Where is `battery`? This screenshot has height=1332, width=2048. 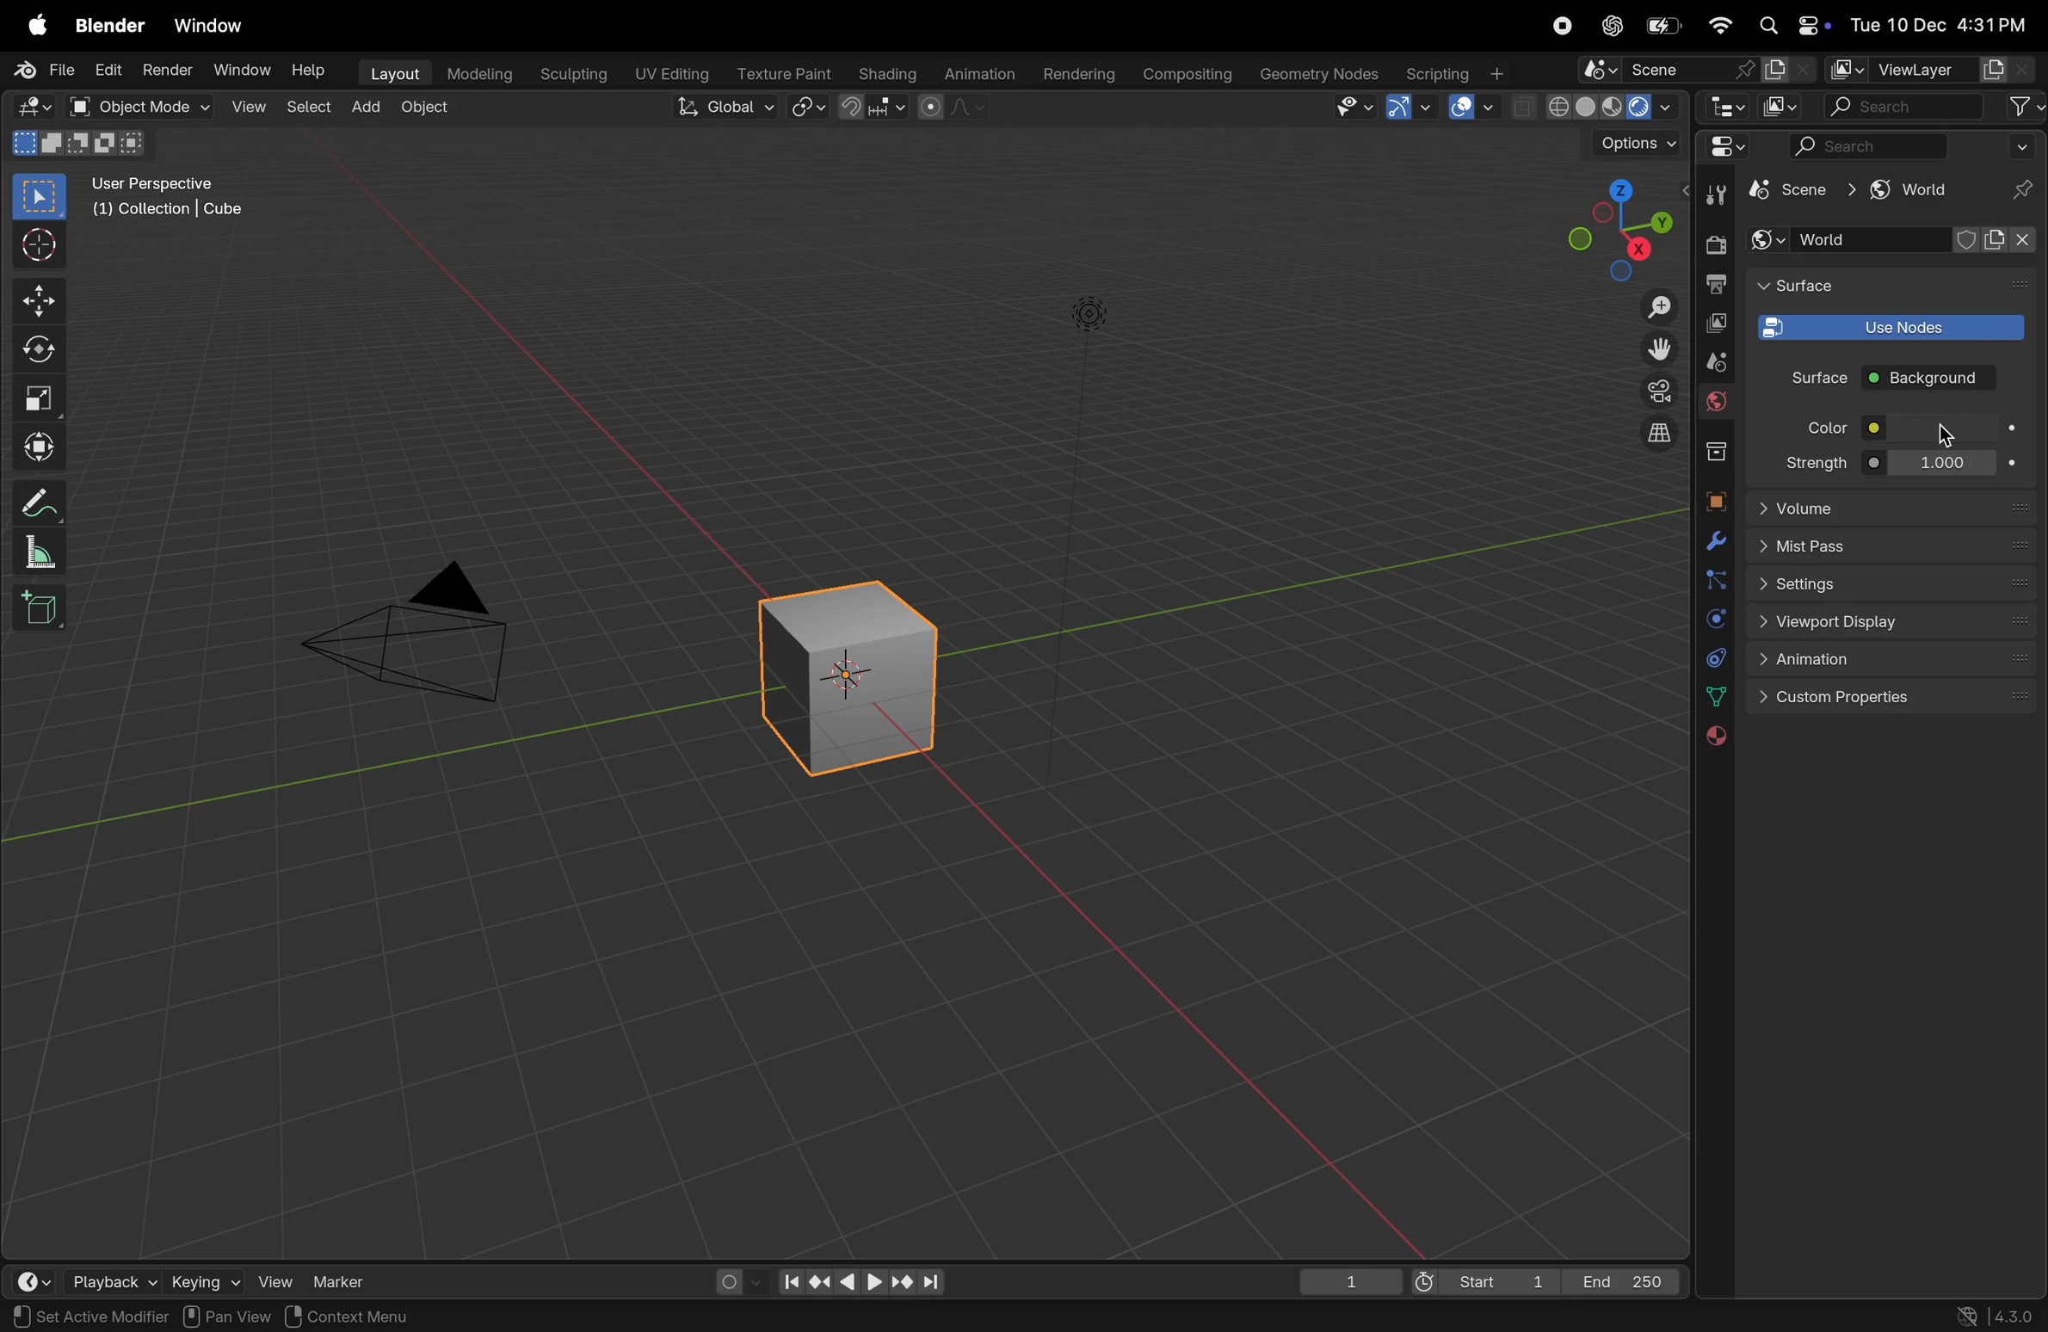
battery is located at coordinates (1662, 27).